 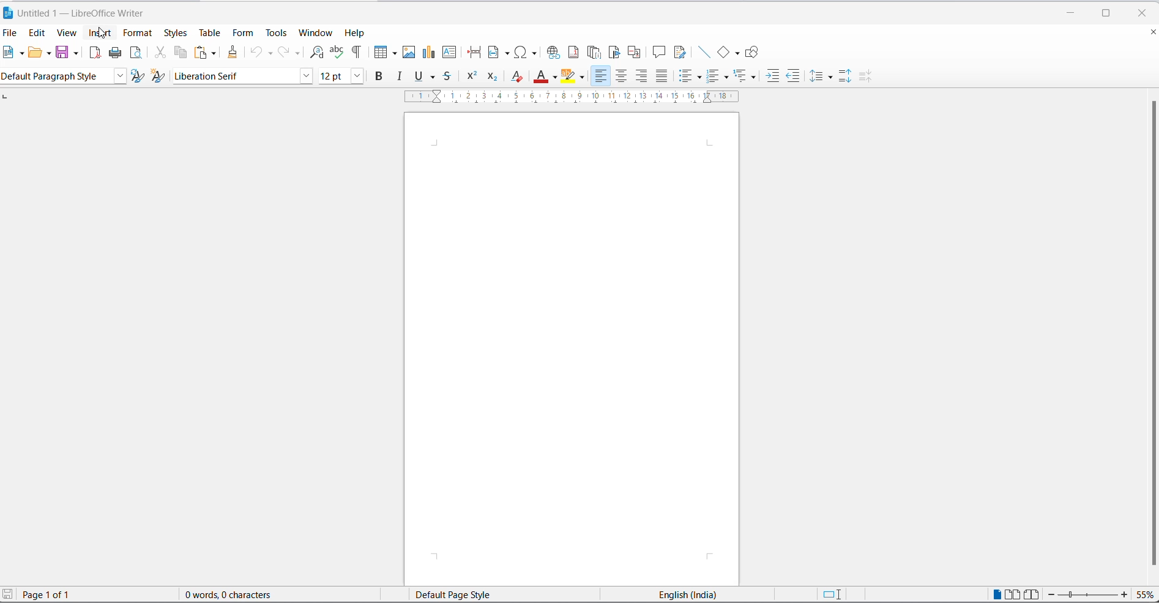 What do you see at coordinates (747, 77) in the screenshot?
I see `select outline format` at bounding box center [747, 77].